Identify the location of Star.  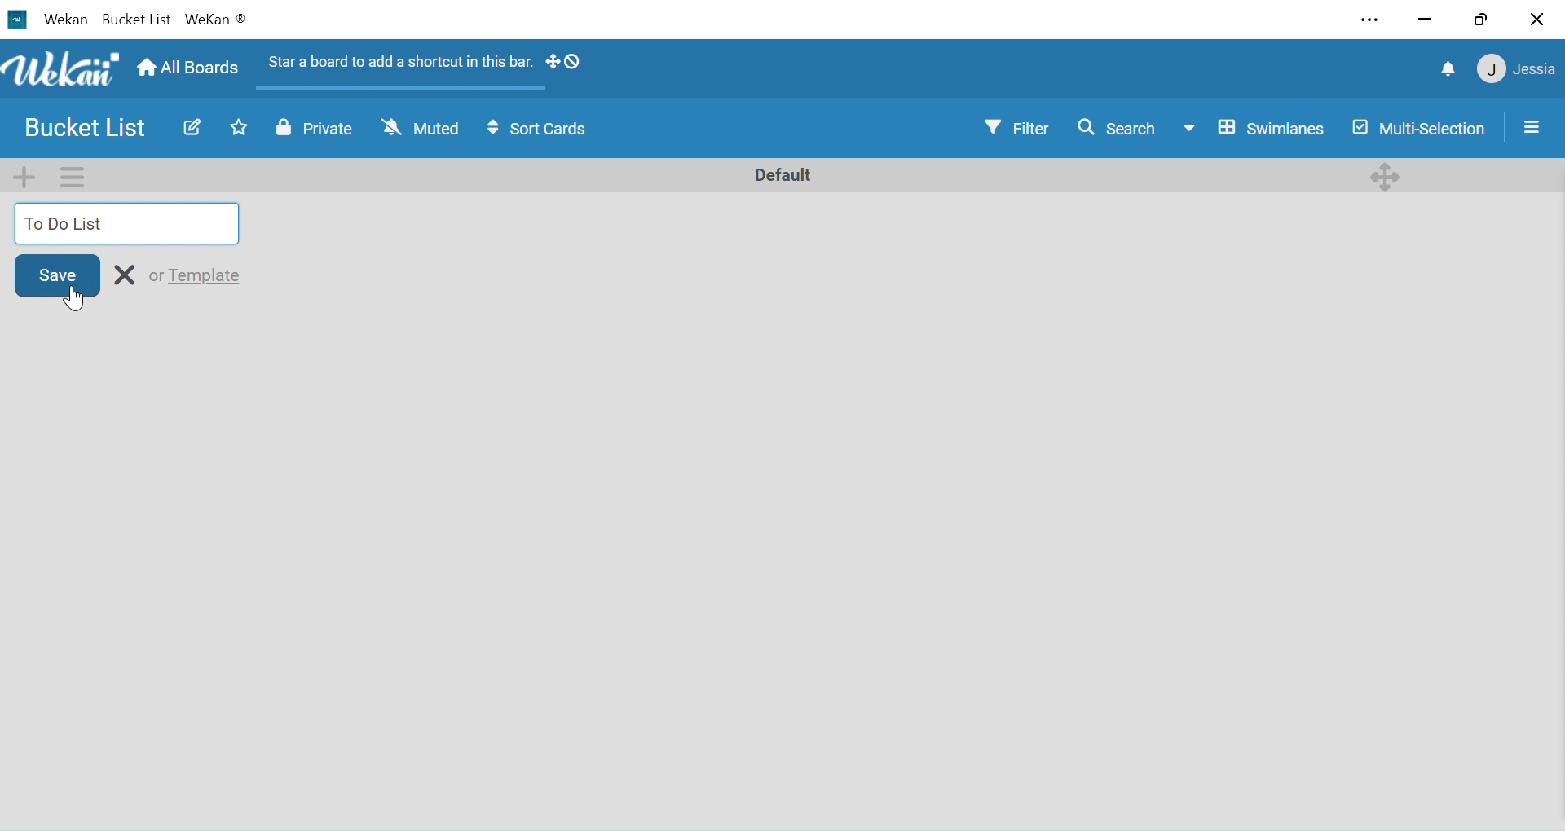
(233, 128).